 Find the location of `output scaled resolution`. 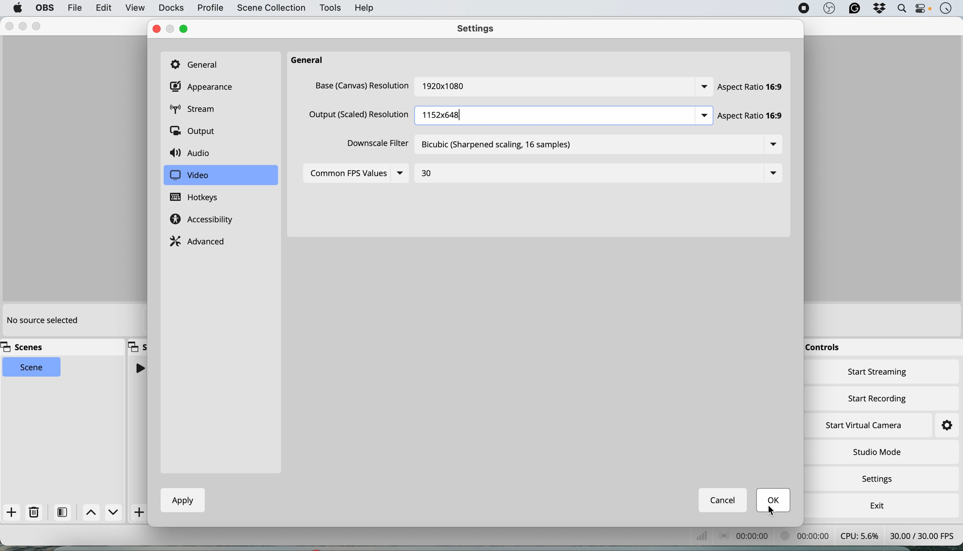

output scaled resolution is located at coordinates (360, 114).